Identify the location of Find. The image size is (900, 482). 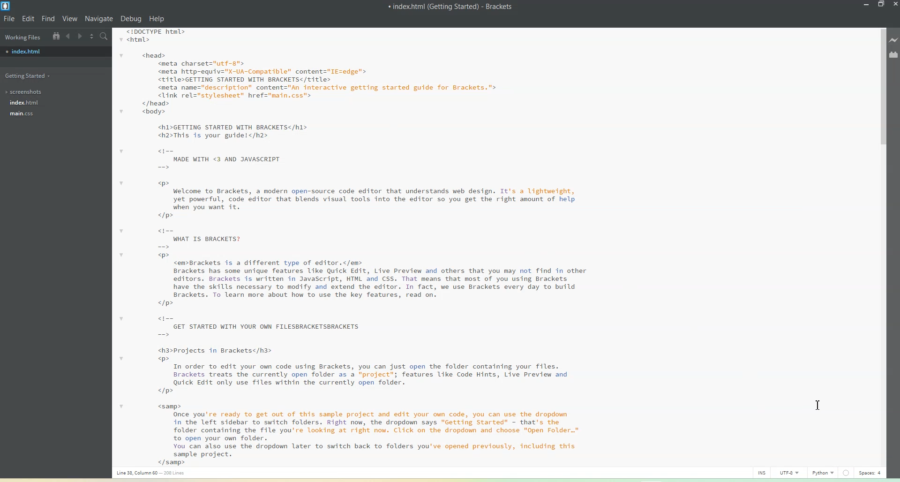
(48, 19).